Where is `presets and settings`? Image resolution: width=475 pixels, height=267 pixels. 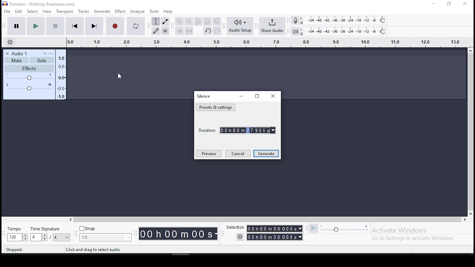
presets and settings is located at coordinates (216, 108).